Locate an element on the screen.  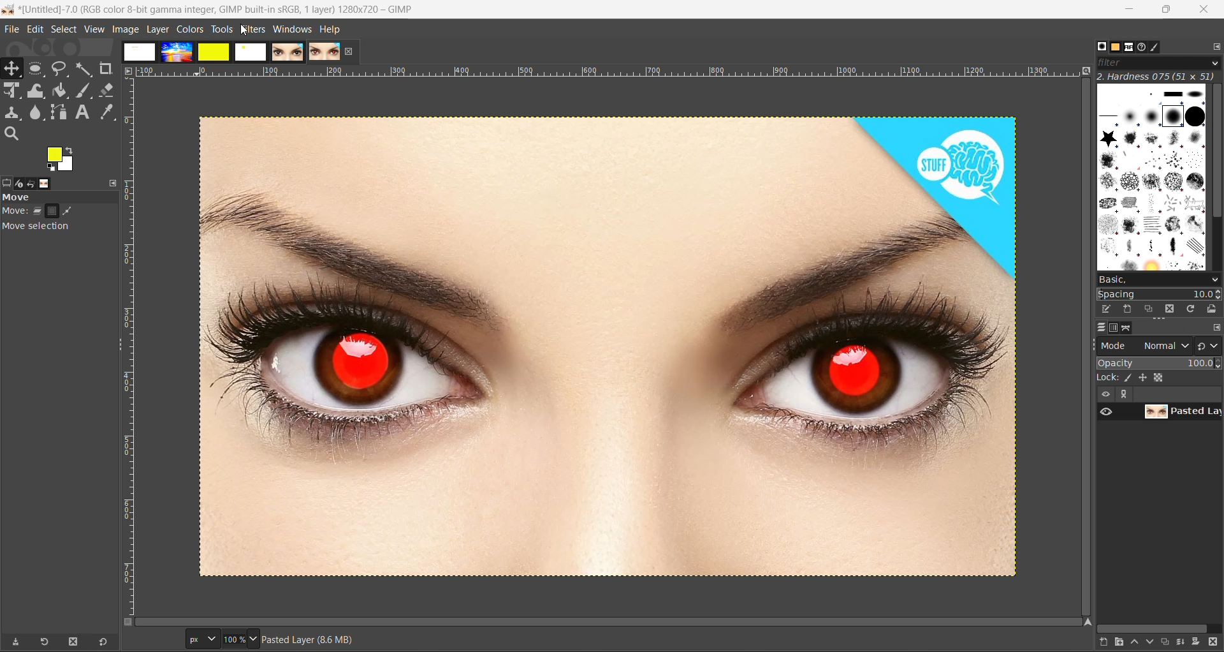
Move tool is located at coordinates (14, 68).